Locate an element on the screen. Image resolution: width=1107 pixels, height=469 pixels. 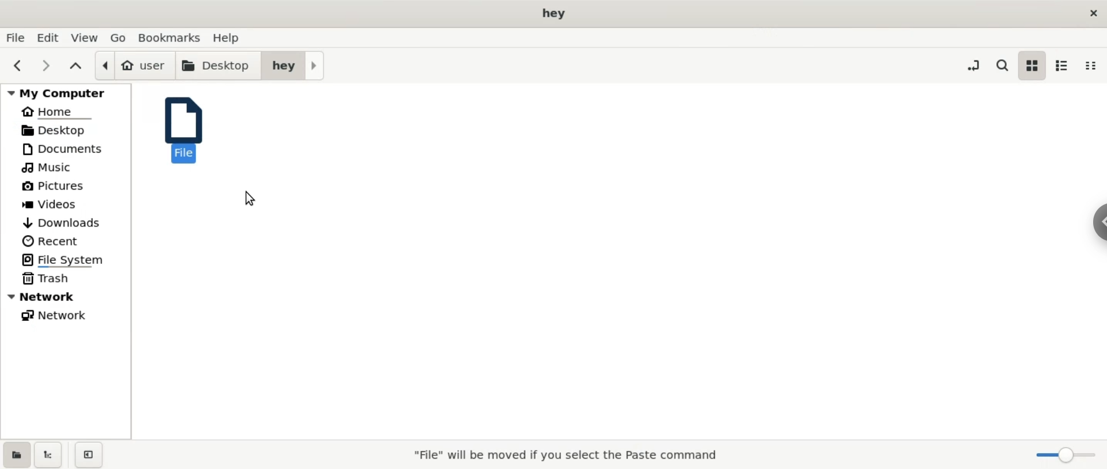
search is located at coordinates (1001, 65).